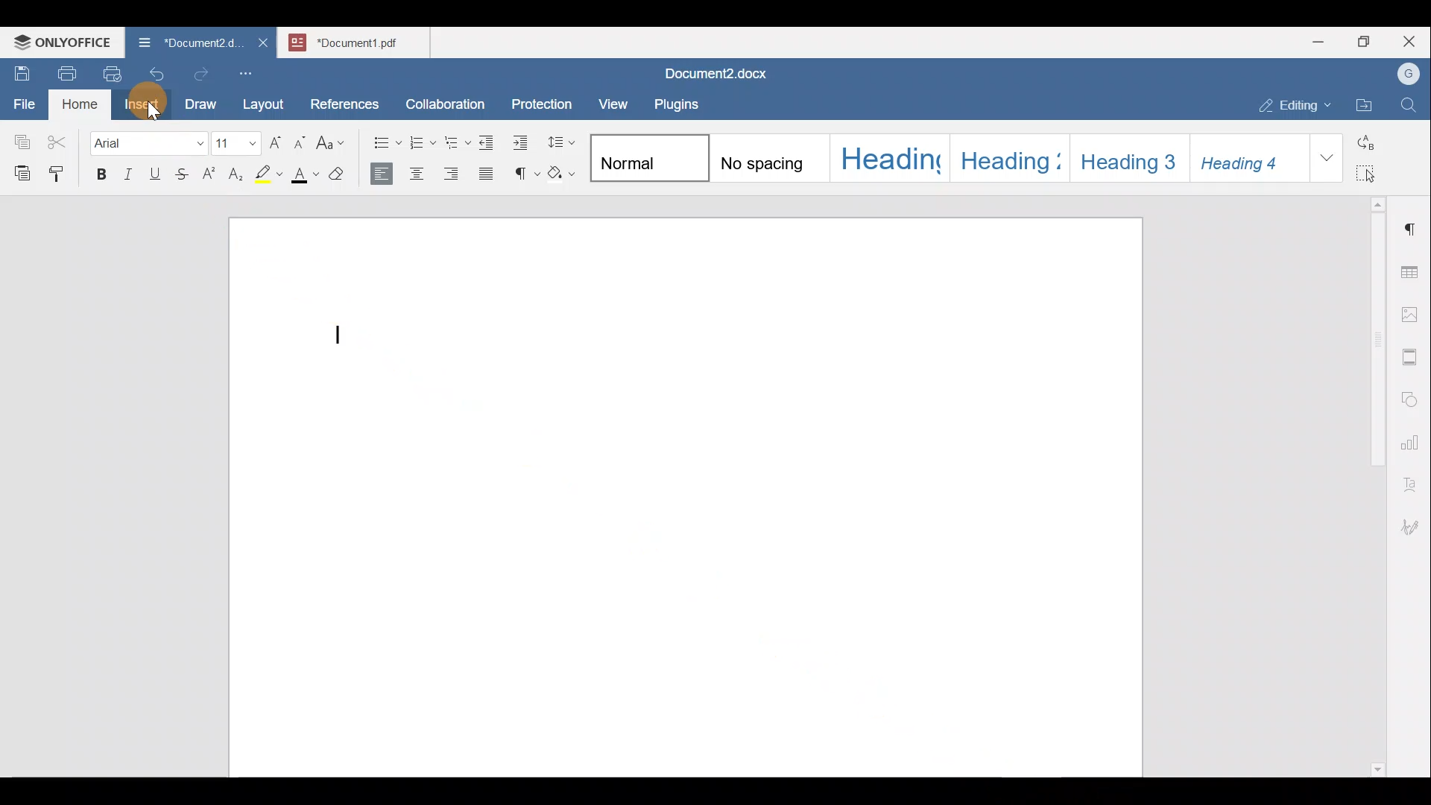 This screenshot has height=805, width=1431. What do you see at coordinates (559, 141) in the screenshot?
I see `Paragraph line spacing` at bounding box center [559, 141].